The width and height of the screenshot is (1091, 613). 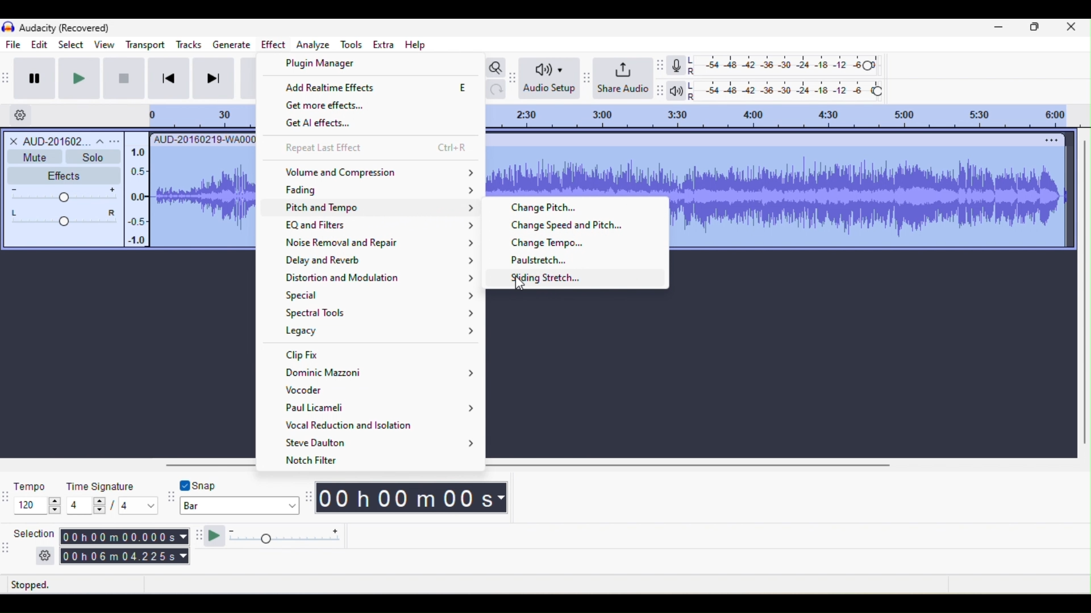 I want to click on File, so click(x=14, y=44).